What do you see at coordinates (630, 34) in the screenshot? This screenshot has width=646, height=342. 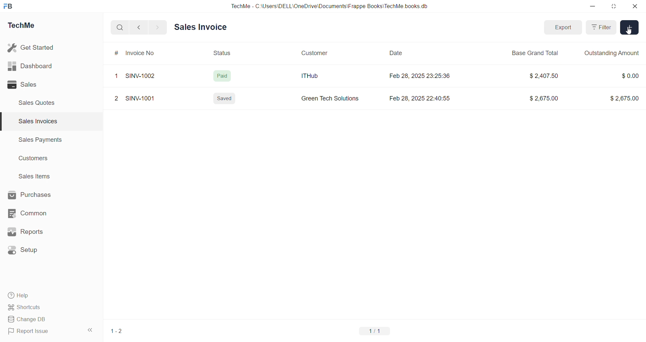 I see `cursor` at bounding box center [630, 34].